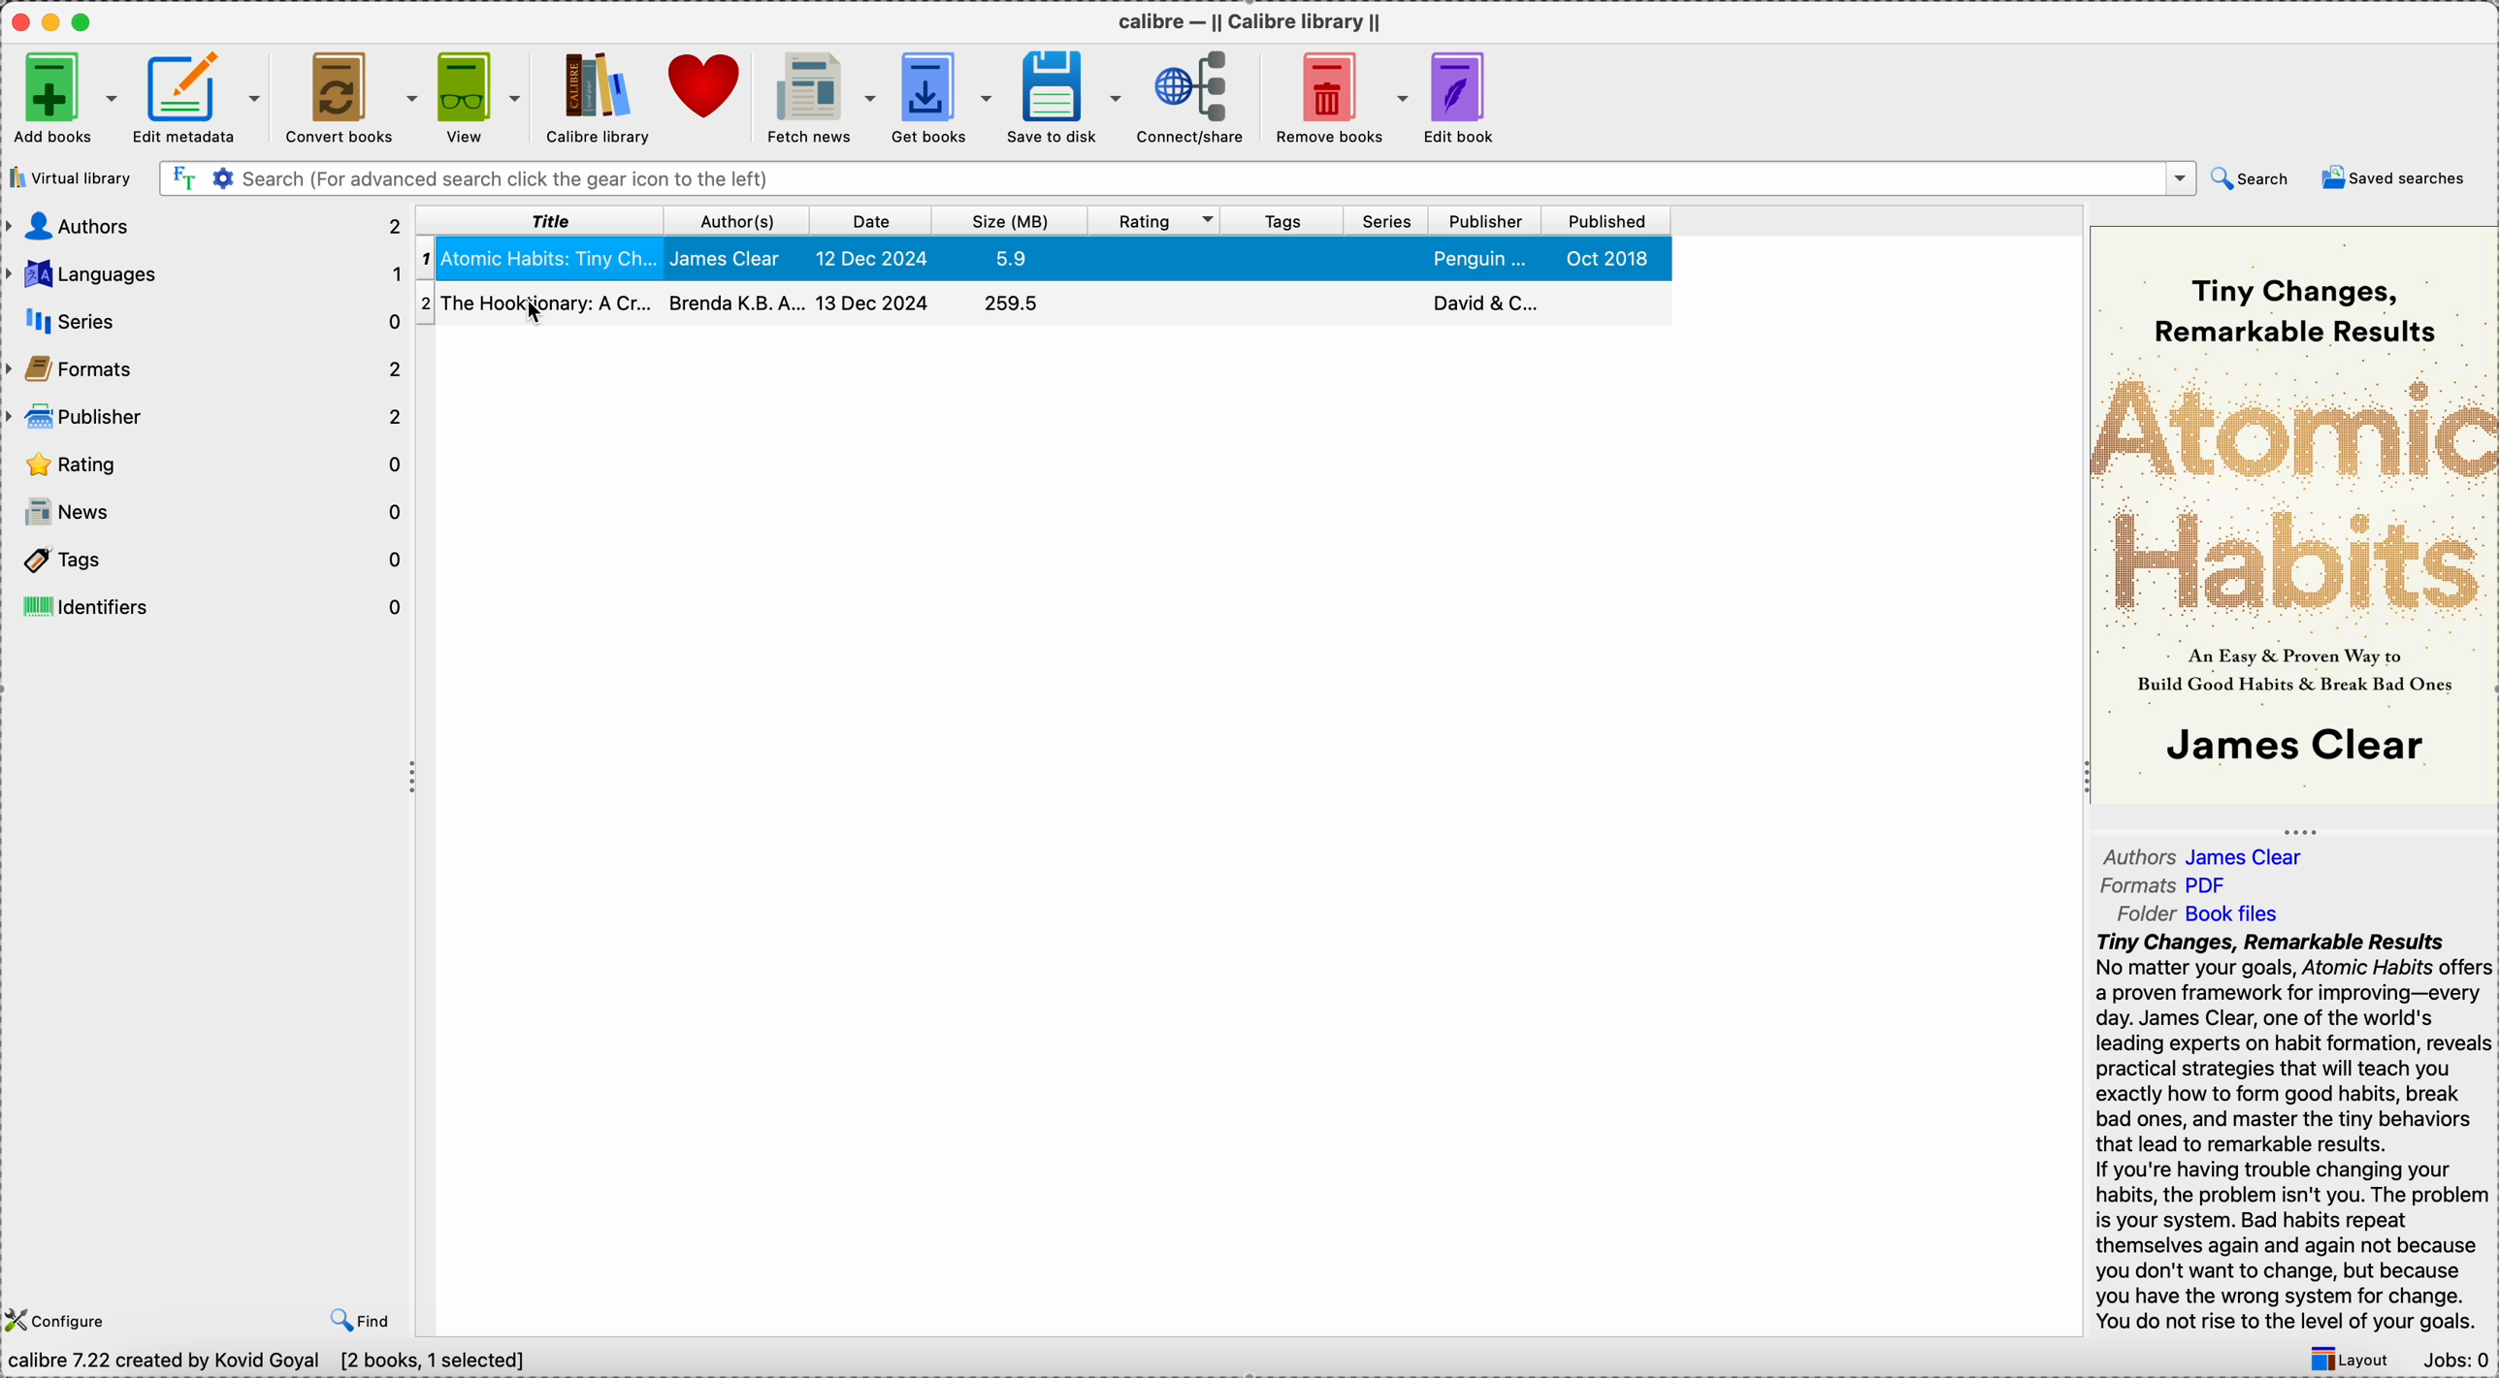  What do you see at coordinates (2295, 1135) in the screenshot?
I see `book summary` at bounding box center [2295, 1135].